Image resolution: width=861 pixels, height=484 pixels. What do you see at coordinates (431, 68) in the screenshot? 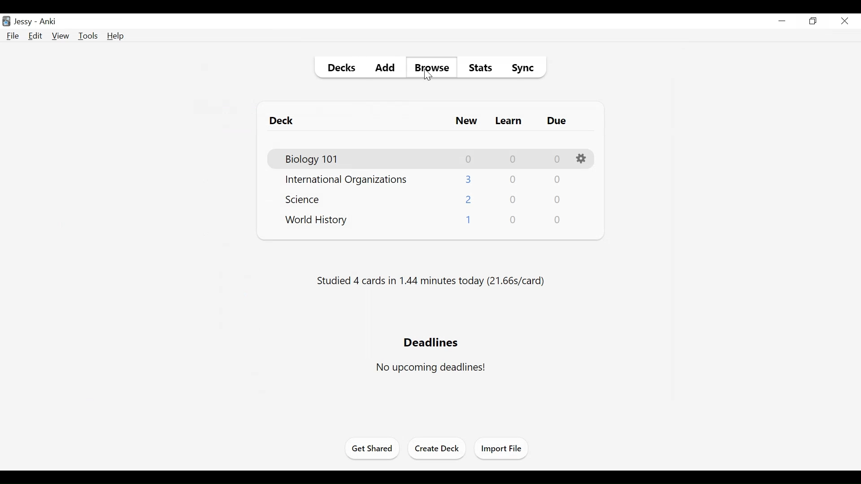
I see `Browse` at bounding box center [431, 68].